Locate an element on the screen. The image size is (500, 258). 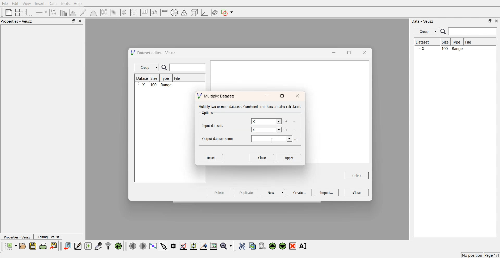
Output dataset name is located at coordinates (220, 138).